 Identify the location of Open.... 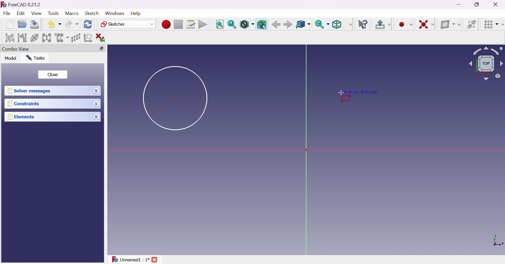
(22, 24).